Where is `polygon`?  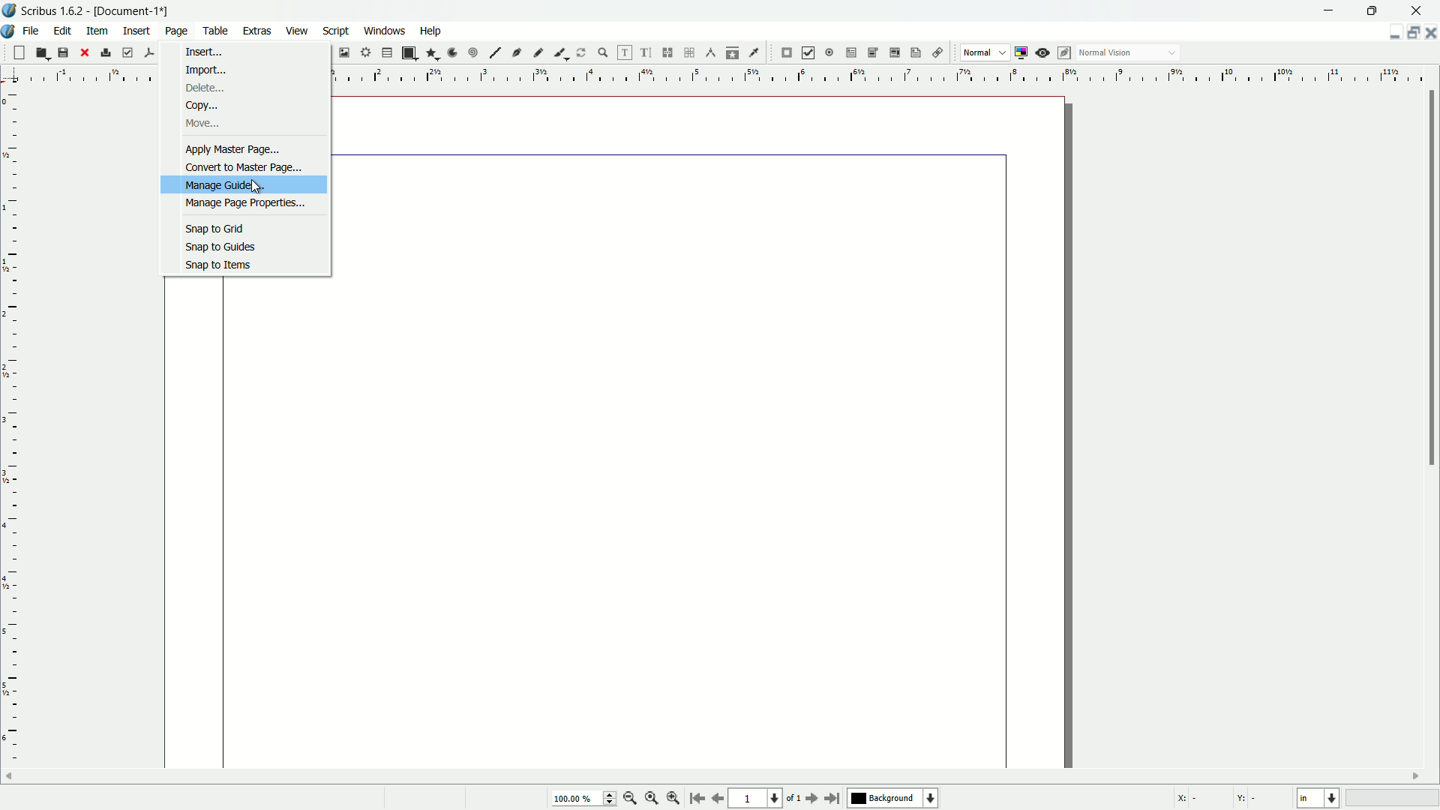 polygon is located at coordinates (432, 54).